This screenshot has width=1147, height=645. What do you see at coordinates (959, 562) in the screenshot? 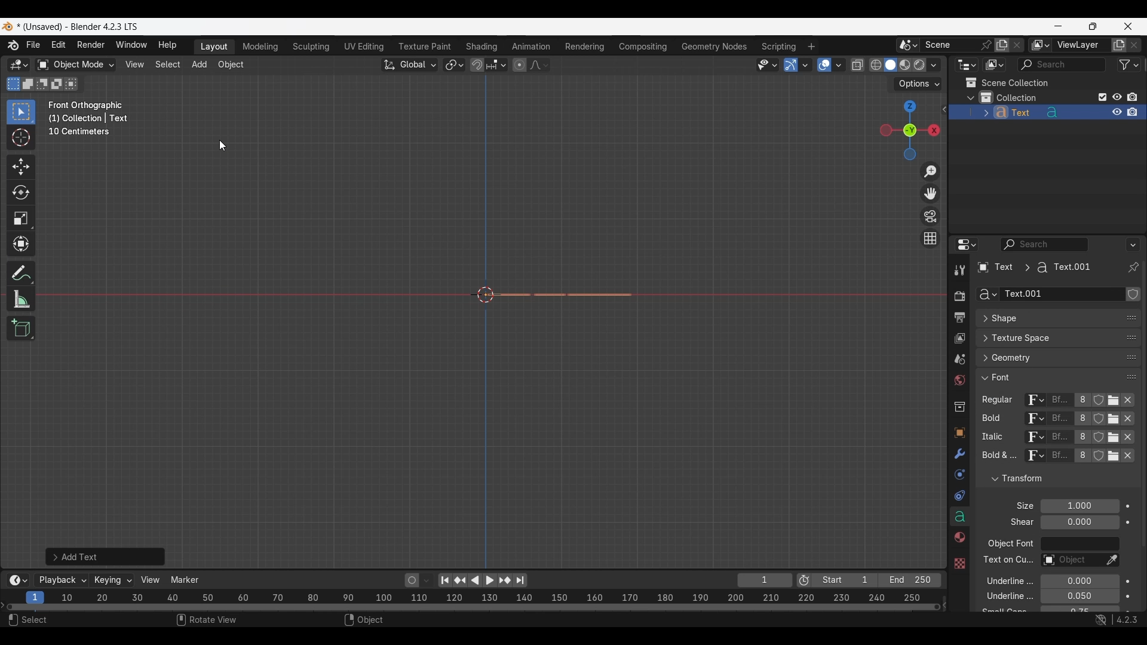
I see `` at bounding box center [959, 562].